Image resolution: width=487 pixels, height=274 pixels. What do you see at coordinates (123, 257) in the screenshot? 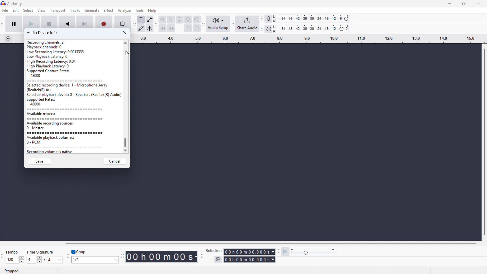
I see `time toolbar` at bounding box center [123, 257].